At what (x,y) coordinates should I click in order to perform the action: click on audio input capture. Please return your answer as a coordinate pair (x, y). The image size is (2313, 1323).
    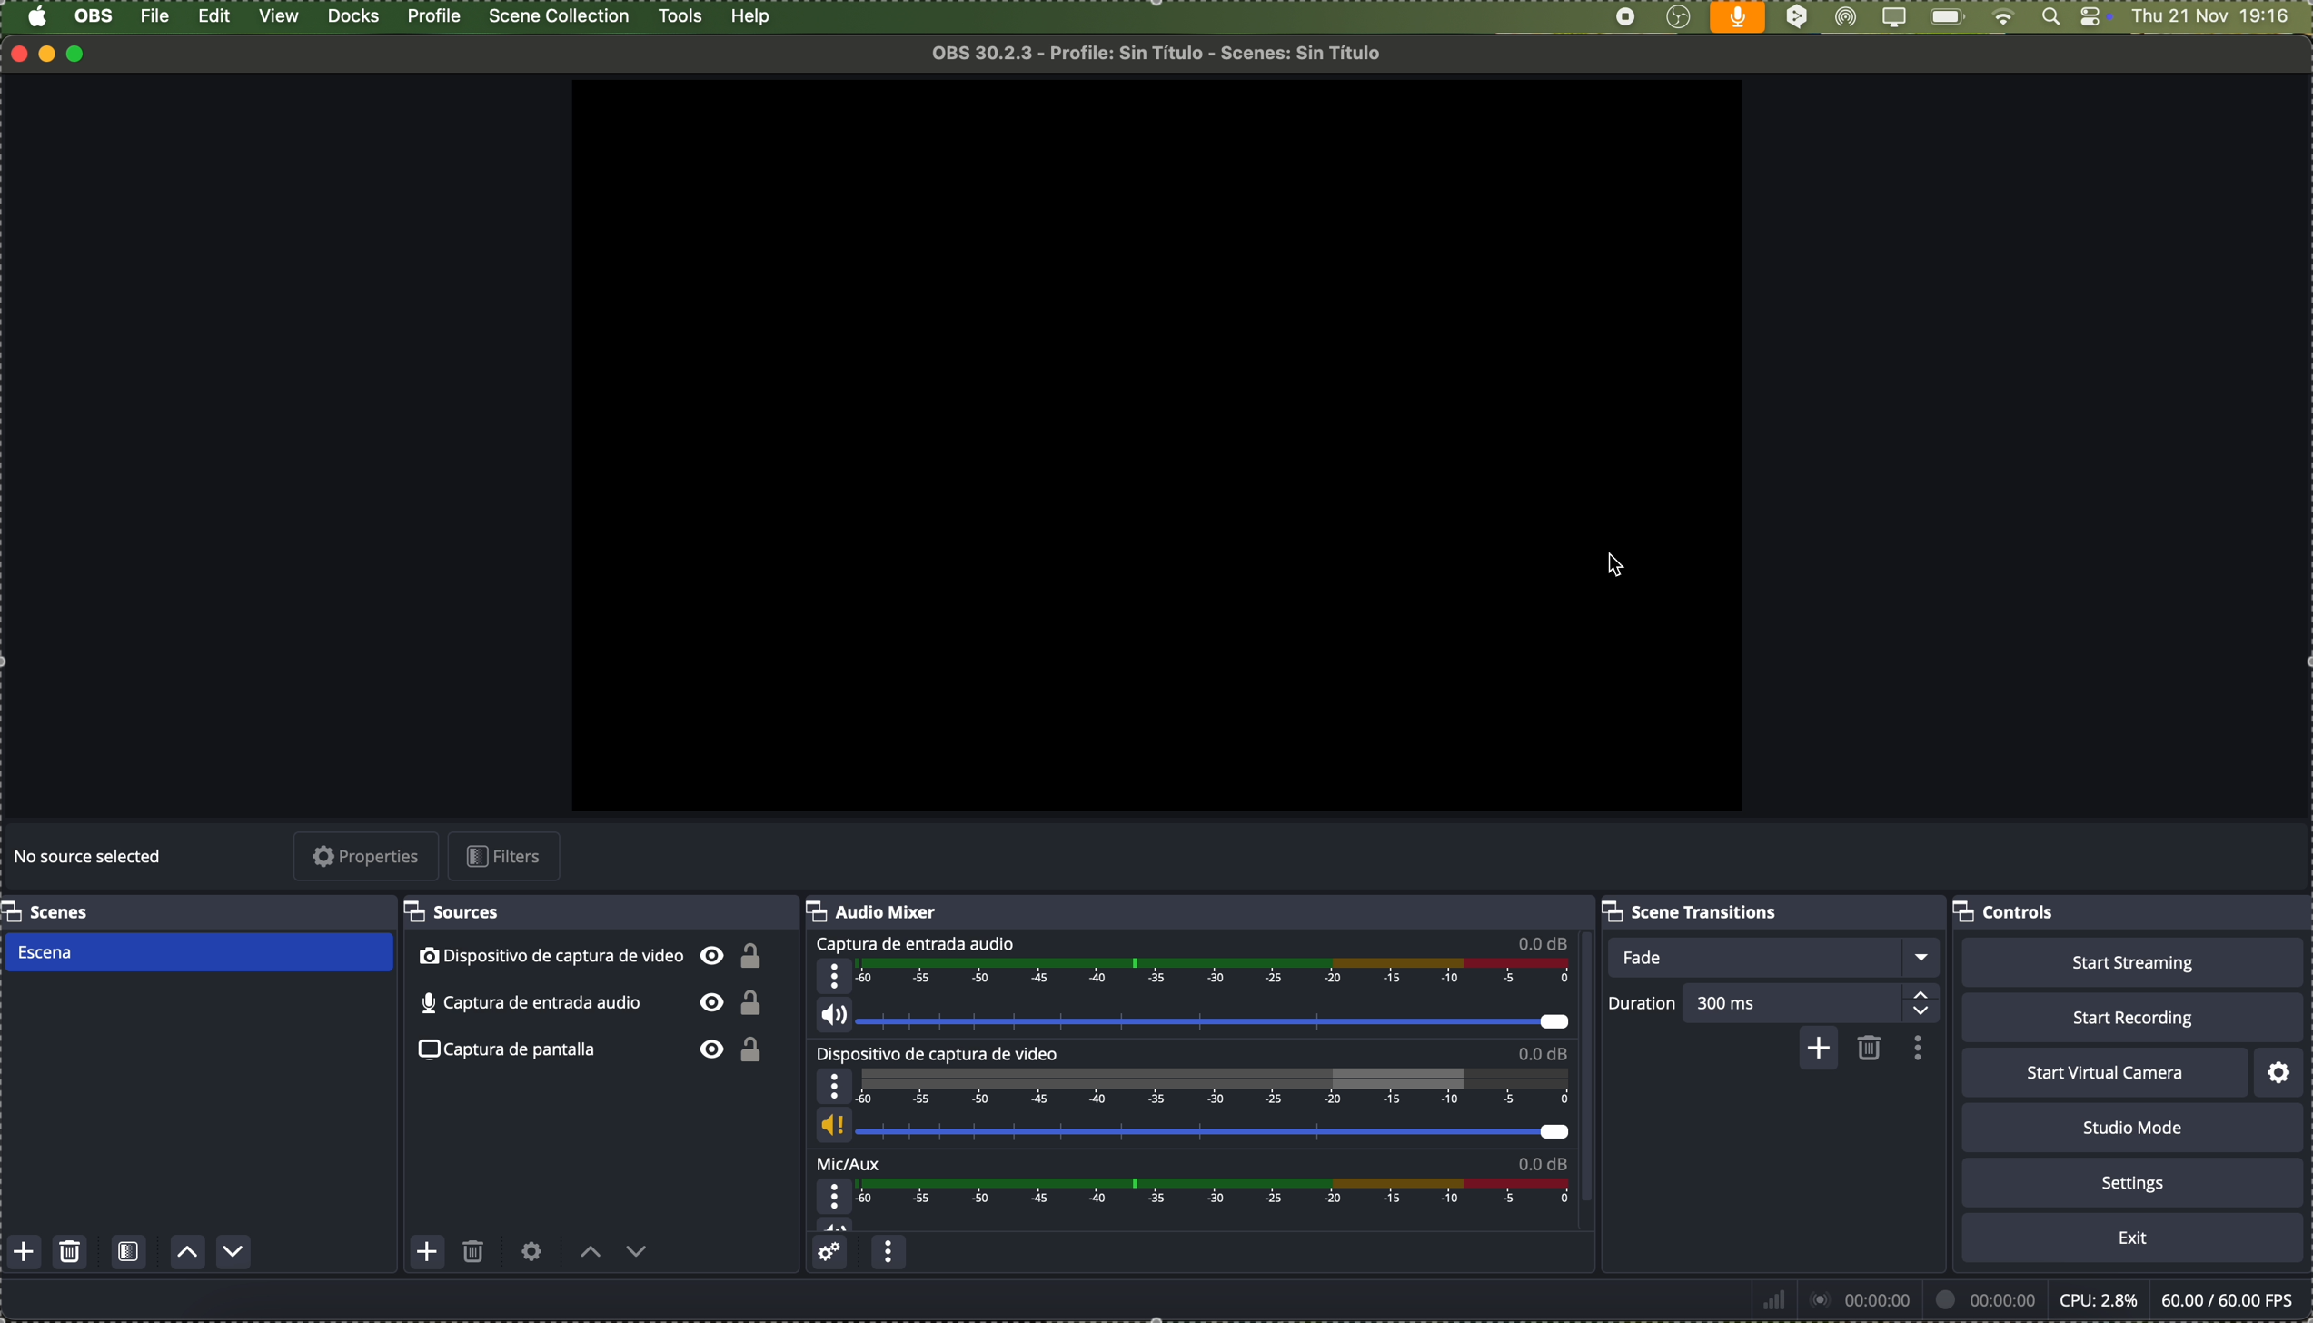
    Looking at the image, I should click on (590, 1004).